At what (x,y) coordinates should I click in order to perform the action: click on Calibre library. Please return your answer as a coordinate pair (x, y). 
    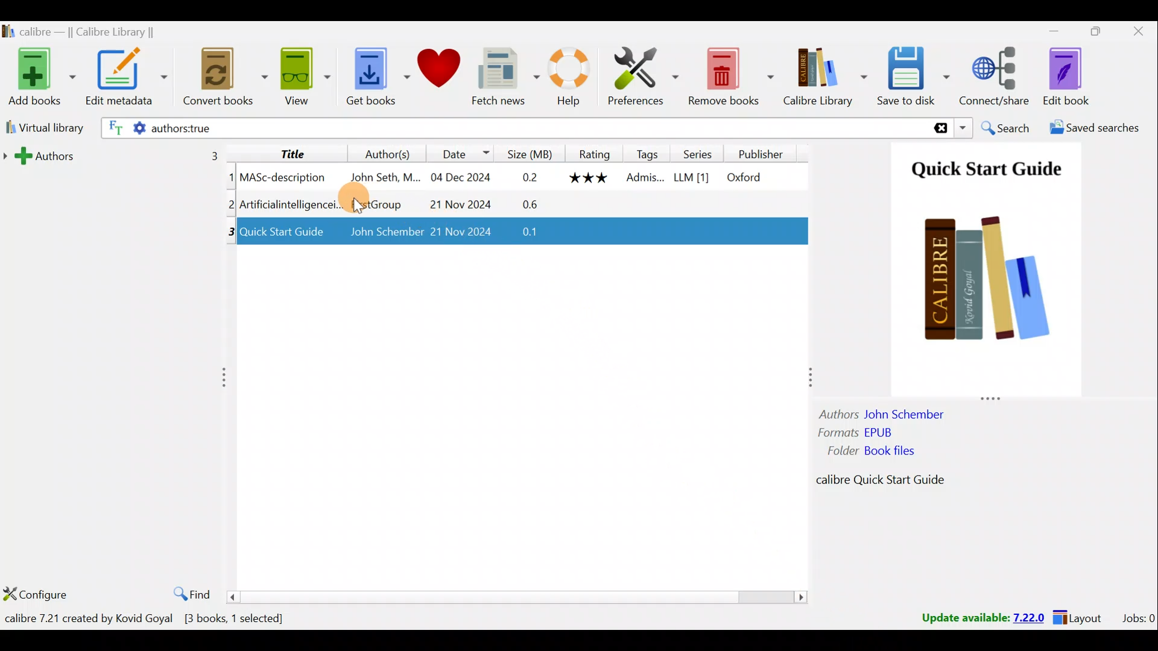
    Looking at the image, I should click on (97, 31).